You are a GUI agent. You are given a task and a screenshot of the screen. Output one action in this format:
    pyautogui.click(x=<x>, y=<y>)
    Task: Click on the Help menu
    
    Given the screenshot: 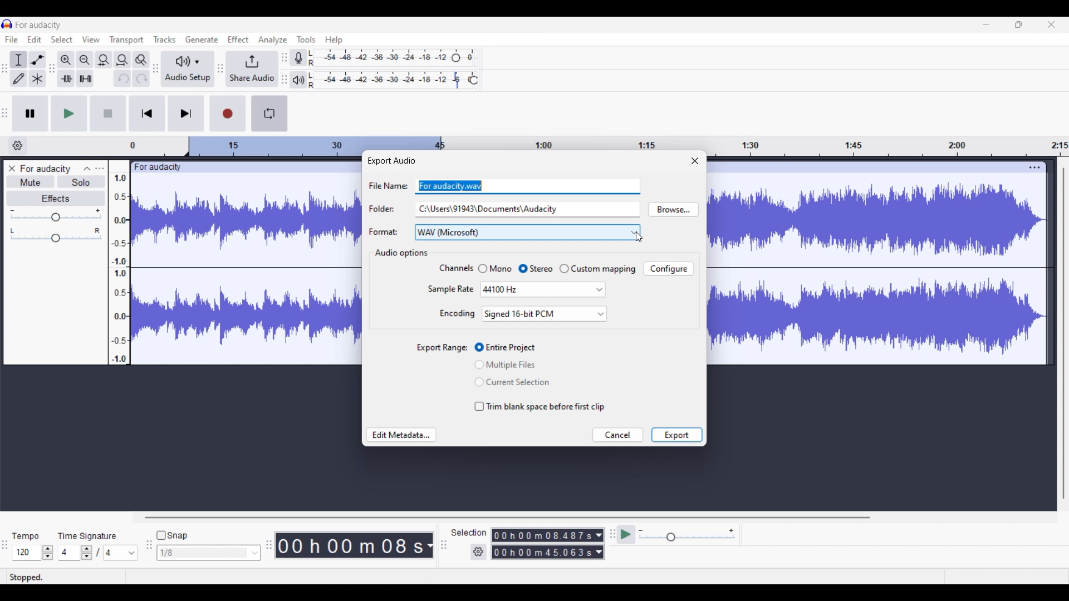 What is the action you would take?
    pyautogui.click(x=334, y=41)
    